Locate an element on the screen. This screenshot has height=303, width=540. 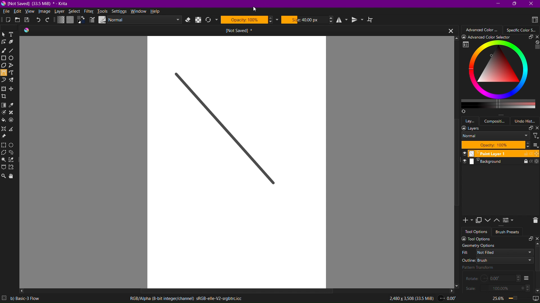
Outline is located at coordinates (497, 260).